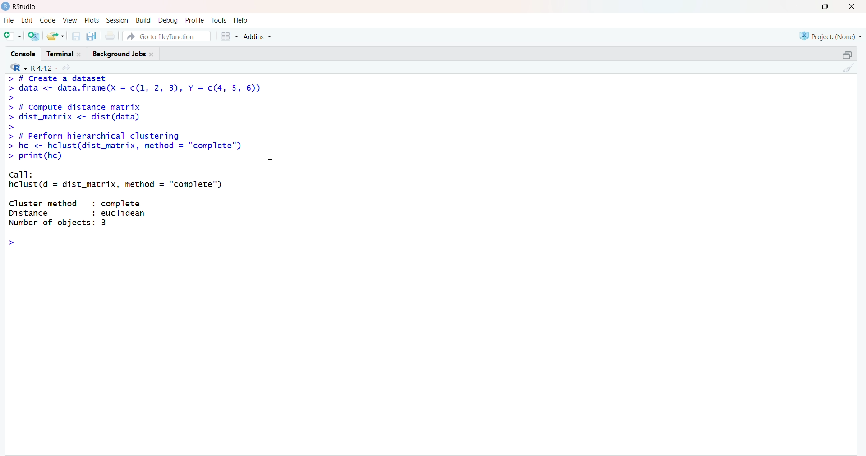  Describe the element at coordinates (75, 35) in the screenshot. I see `Save current document (Ctrl + S)` at that location.